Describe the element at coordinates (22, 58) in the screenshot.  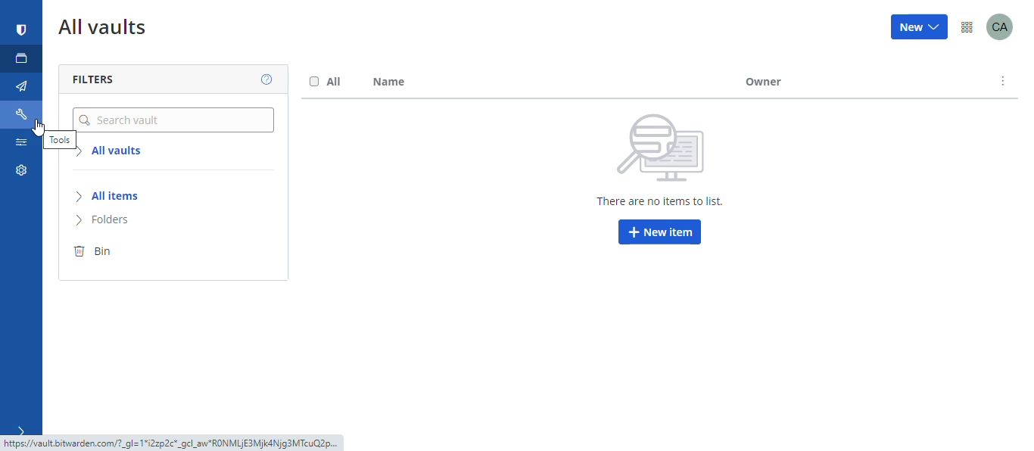
I see `new tab` at that location.